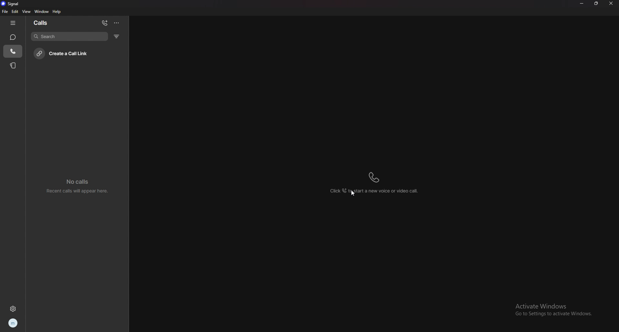 The height and width of the screenshot is (332, 619). Describe the element at coordinates (353, 195) in the screenshot. I see `cursor` at that location.